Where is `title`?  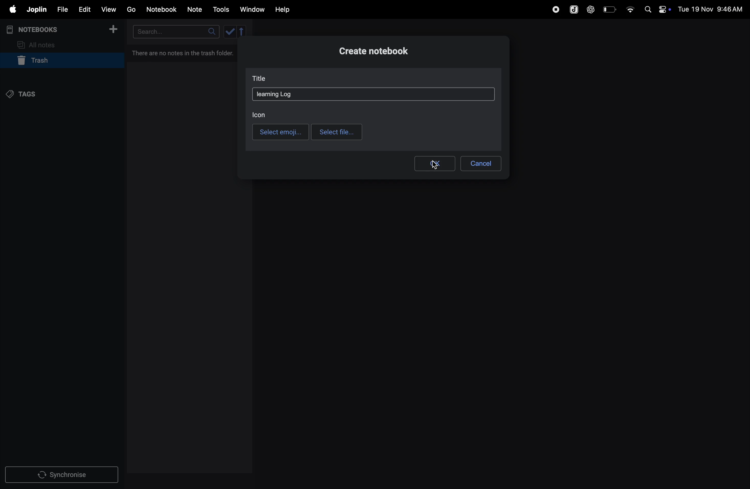
title is located at coordinates (262, 79).